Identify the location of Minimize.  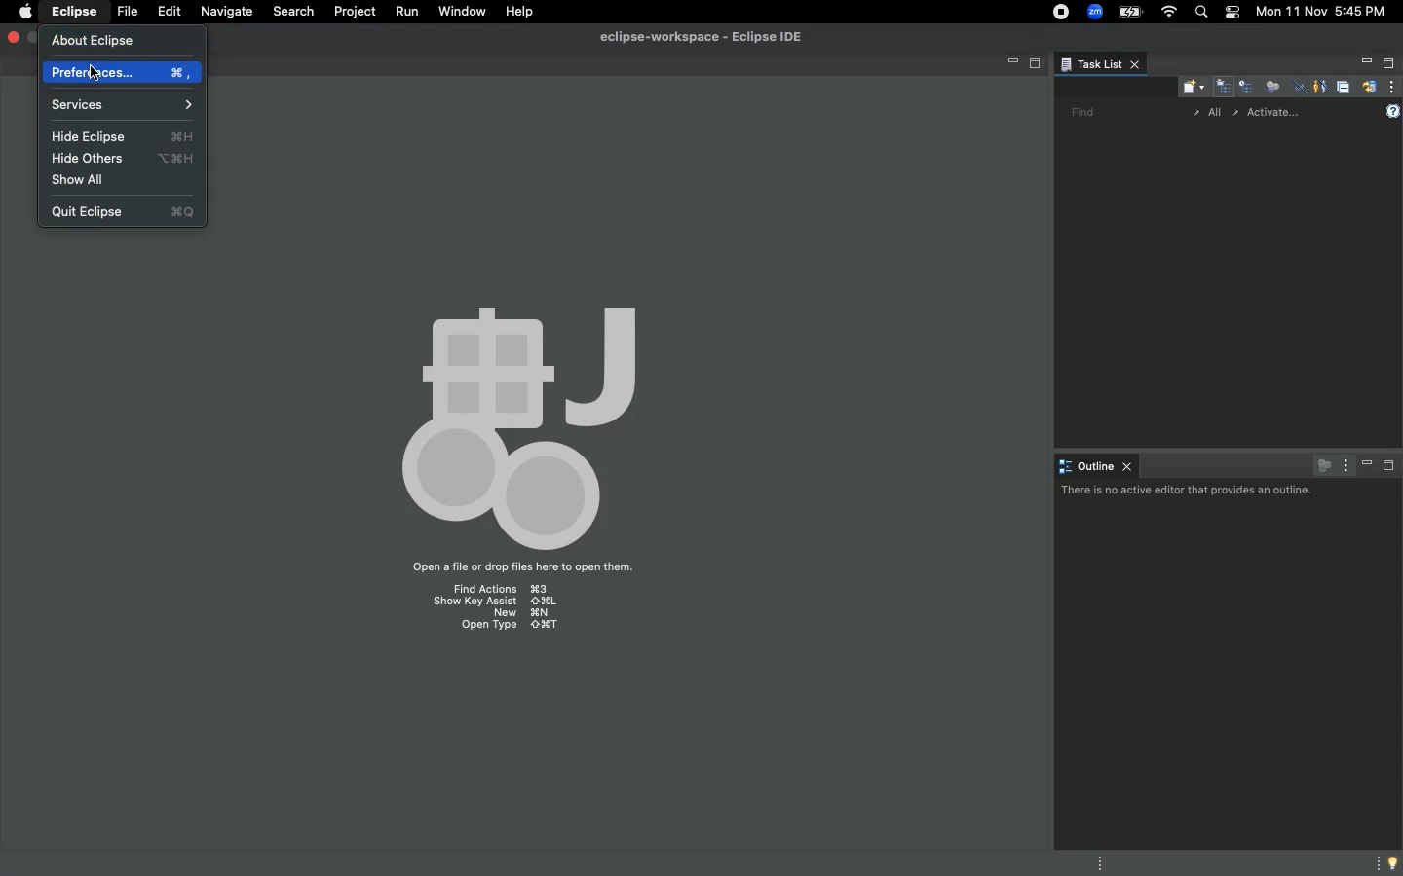
(1006, 65).